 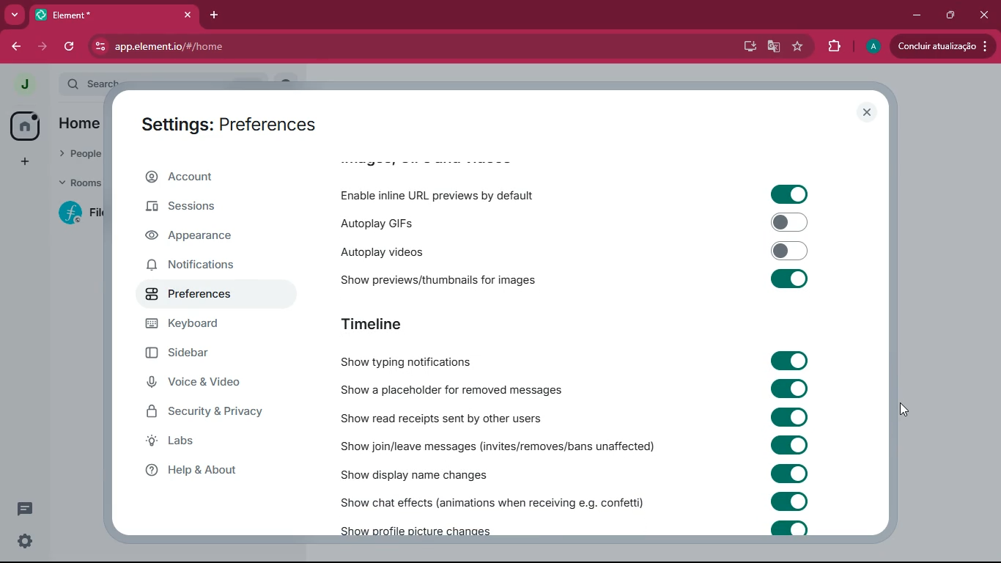 I want to click on show previews/thumbnails for images, so click(x=434, y=278).